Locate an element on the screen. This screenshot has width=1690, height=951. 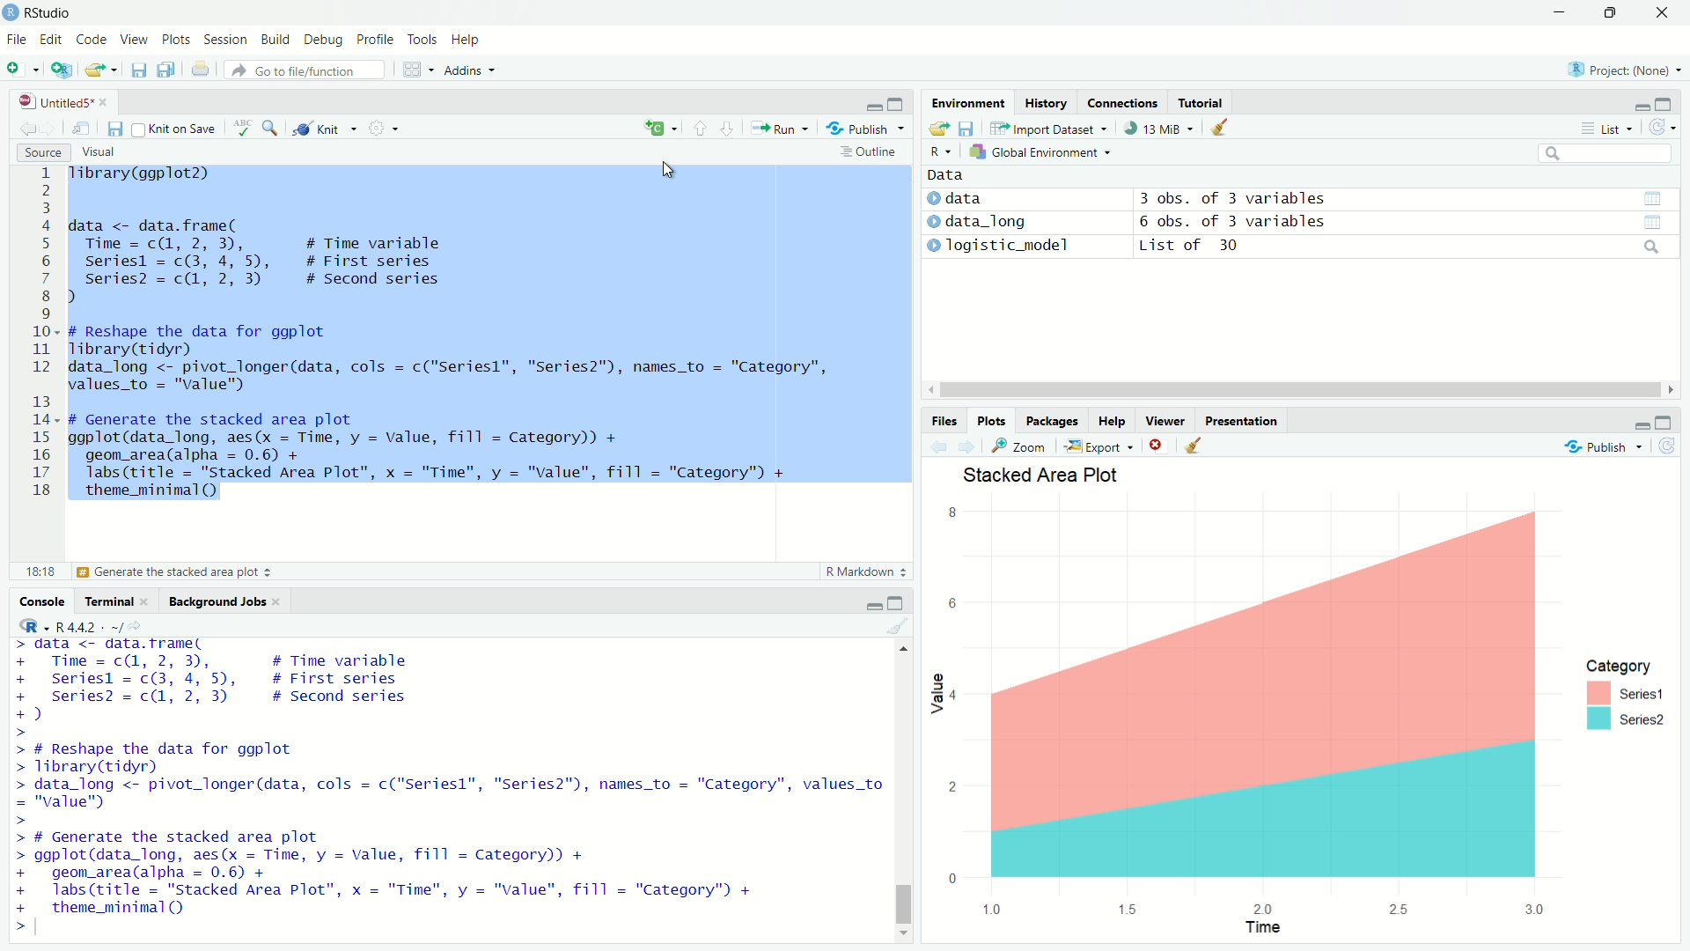
search is located at coordinates (1606, 156).